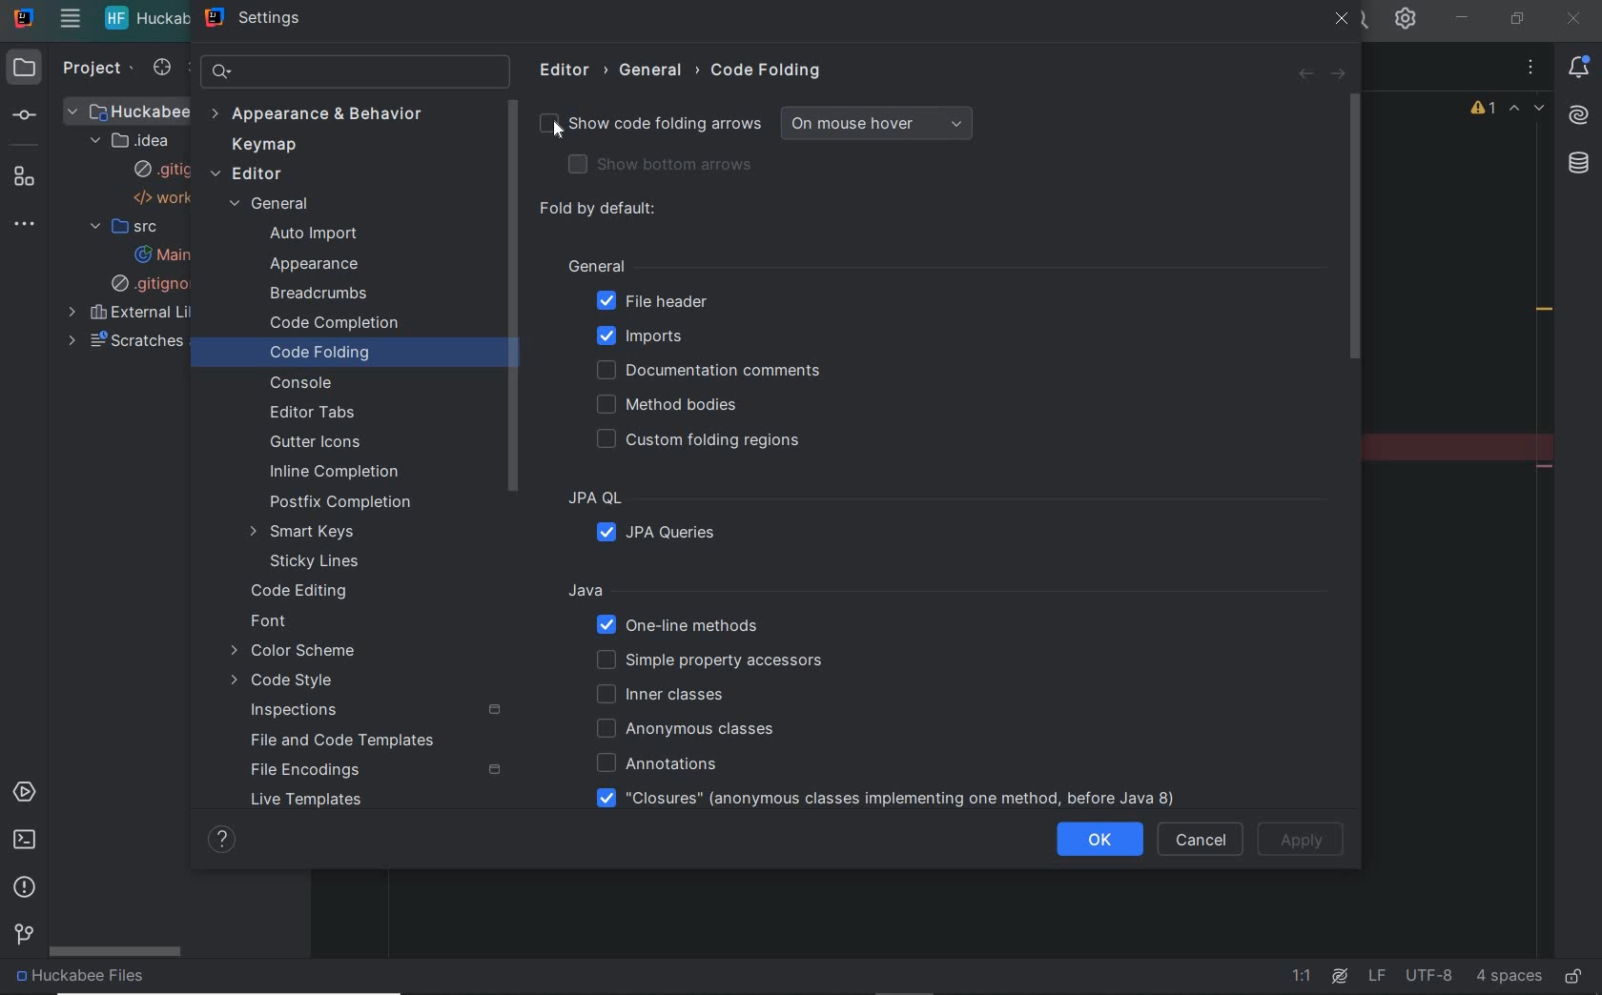  I want to click on annotations, so click(649, 762).